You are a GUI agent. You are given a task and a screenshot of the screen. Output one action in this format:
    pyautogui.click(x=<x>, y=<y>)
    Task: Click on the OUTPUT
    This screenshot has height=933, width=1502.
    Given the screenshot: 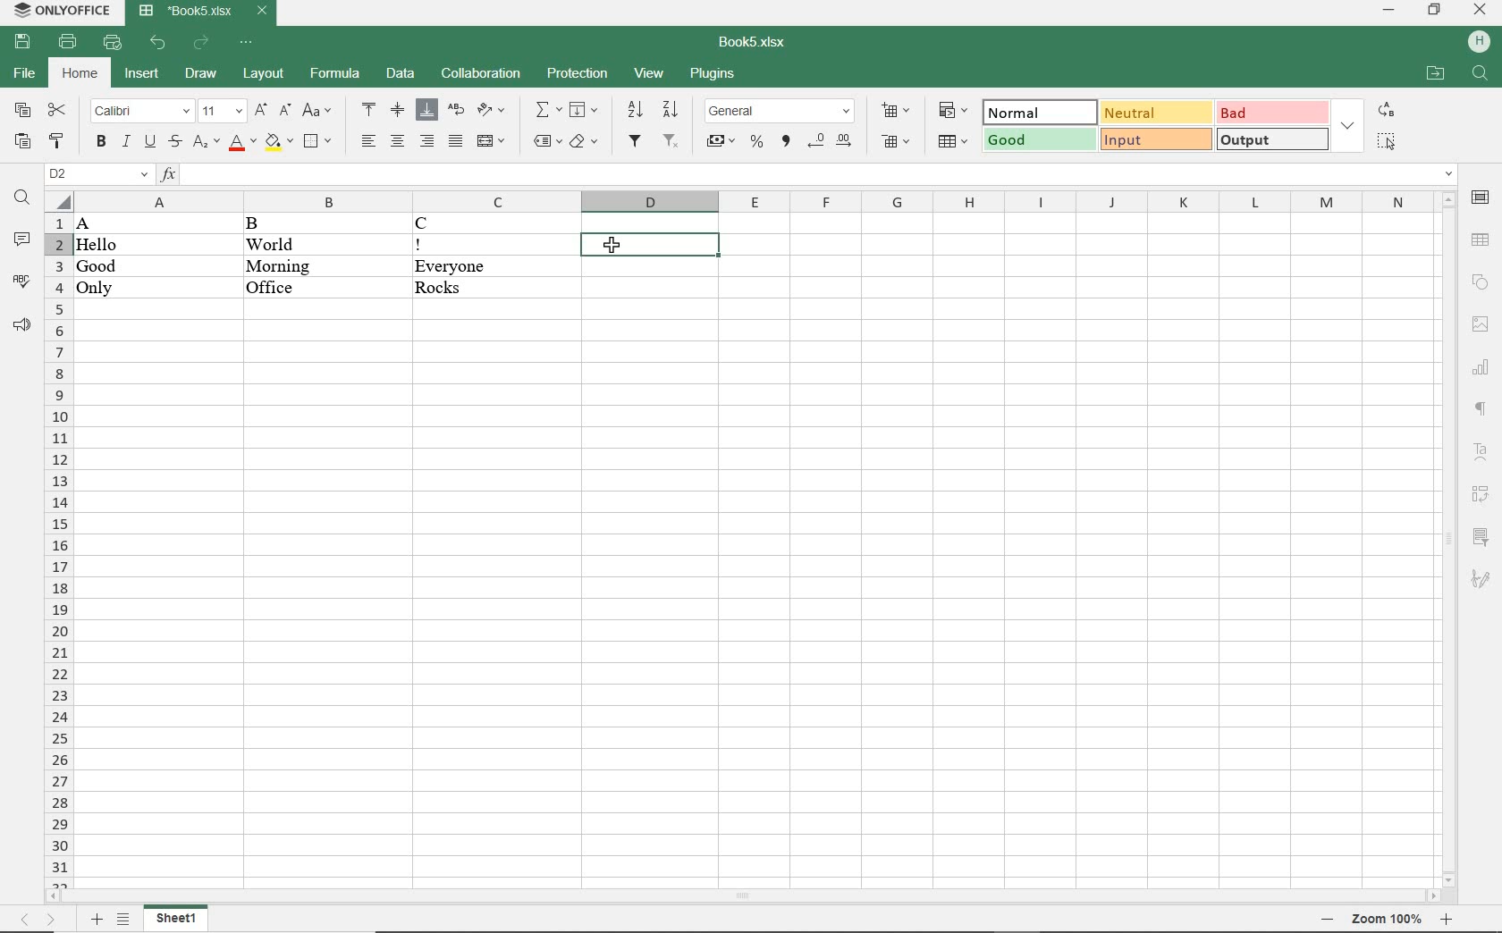 What is the action you would take?
    pyautogui.click(x=1272, y=138)
    